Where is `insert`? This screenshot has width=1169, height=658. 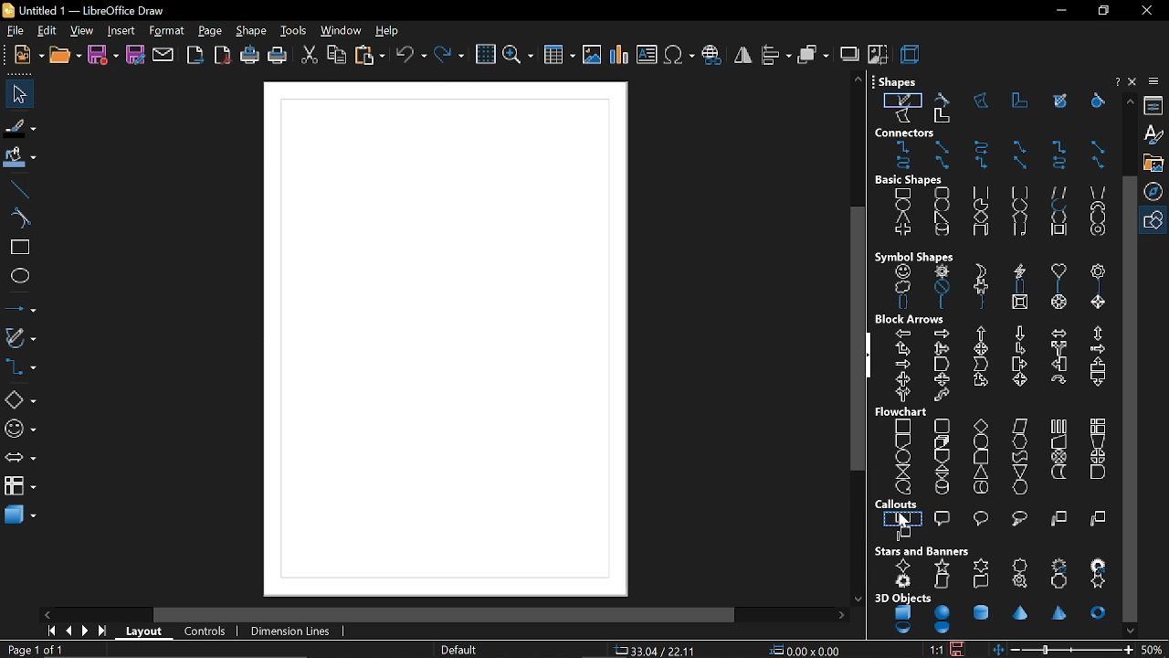
insert is located at coordinates (122, 31).